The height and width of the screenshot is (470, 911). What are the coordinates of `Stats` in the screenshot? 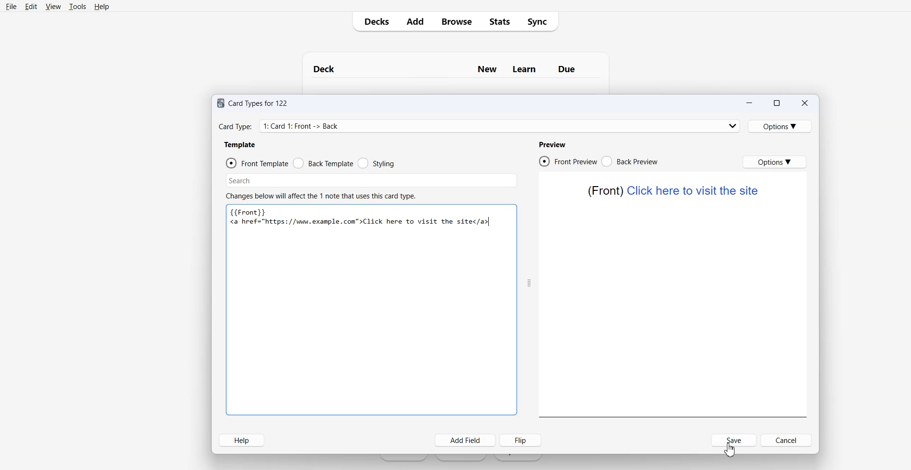 It's located at (500, 21).